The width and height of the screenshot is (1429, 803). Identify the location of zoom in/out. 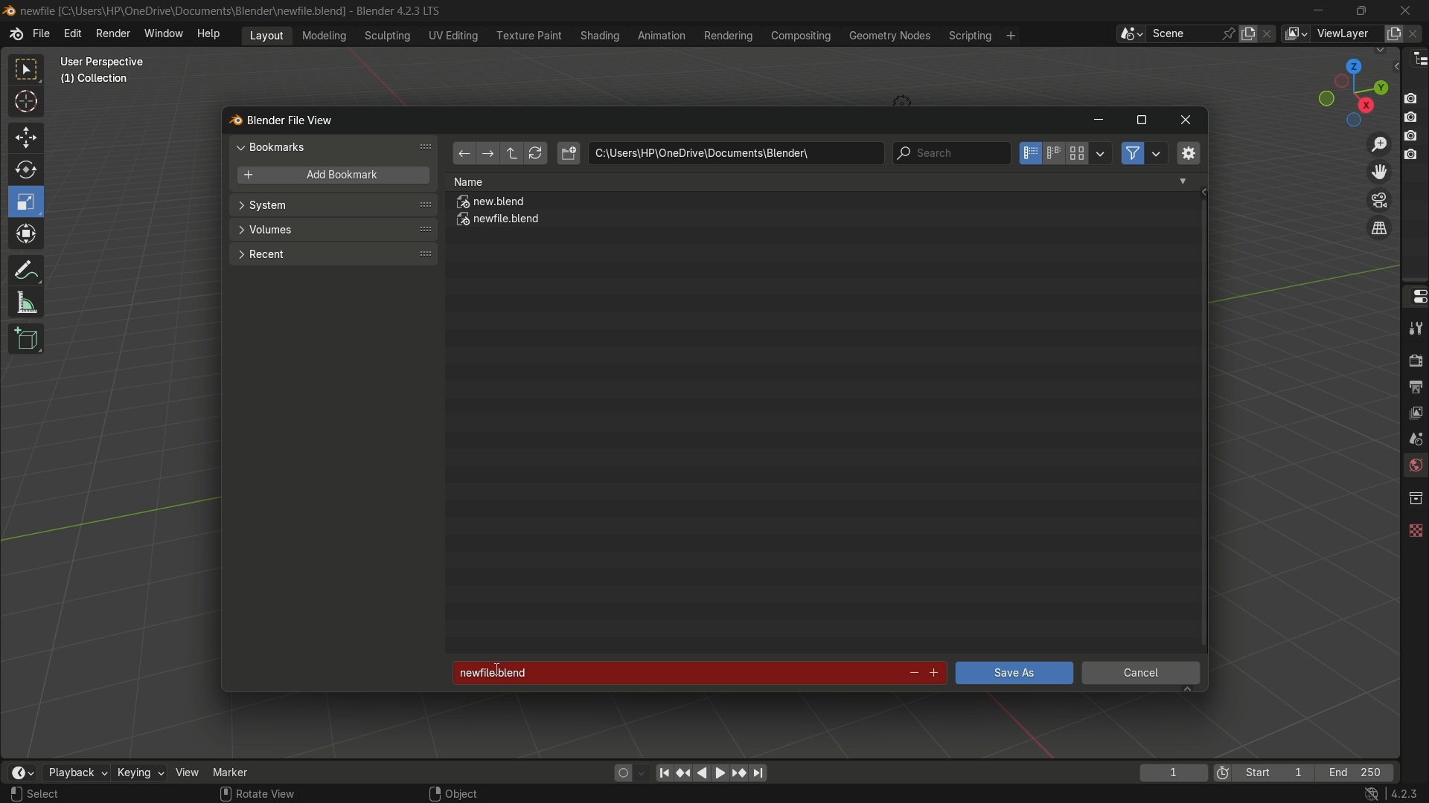
(1380, 142).